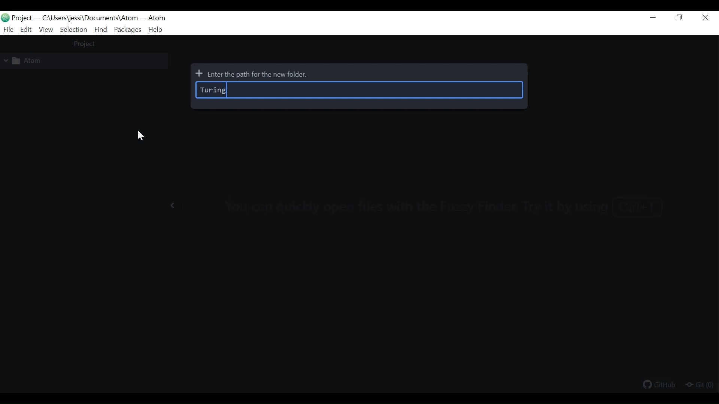 This screenshot has width=719, height=404. Describe the element at coordinates (128, 30) in the screenshot. I see `Packages` at that location.